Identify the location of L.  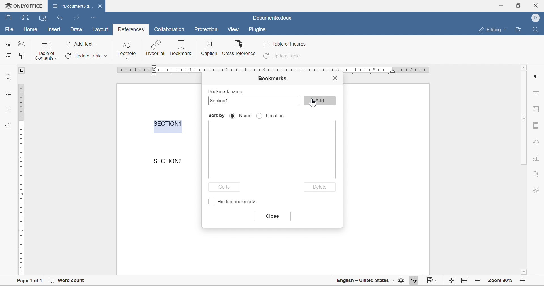
(22, 70).